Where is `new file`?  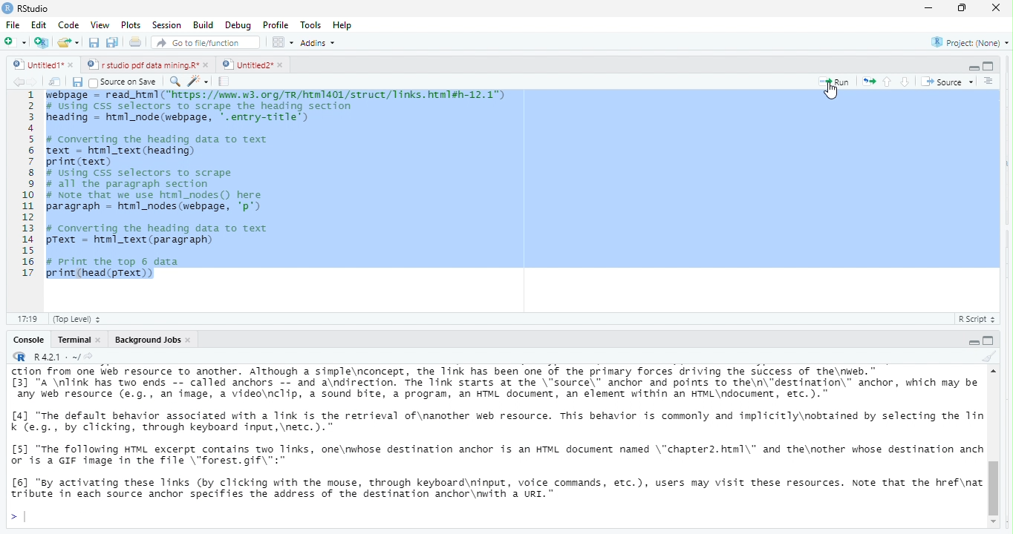 new file is located at coordinates (15, 42).